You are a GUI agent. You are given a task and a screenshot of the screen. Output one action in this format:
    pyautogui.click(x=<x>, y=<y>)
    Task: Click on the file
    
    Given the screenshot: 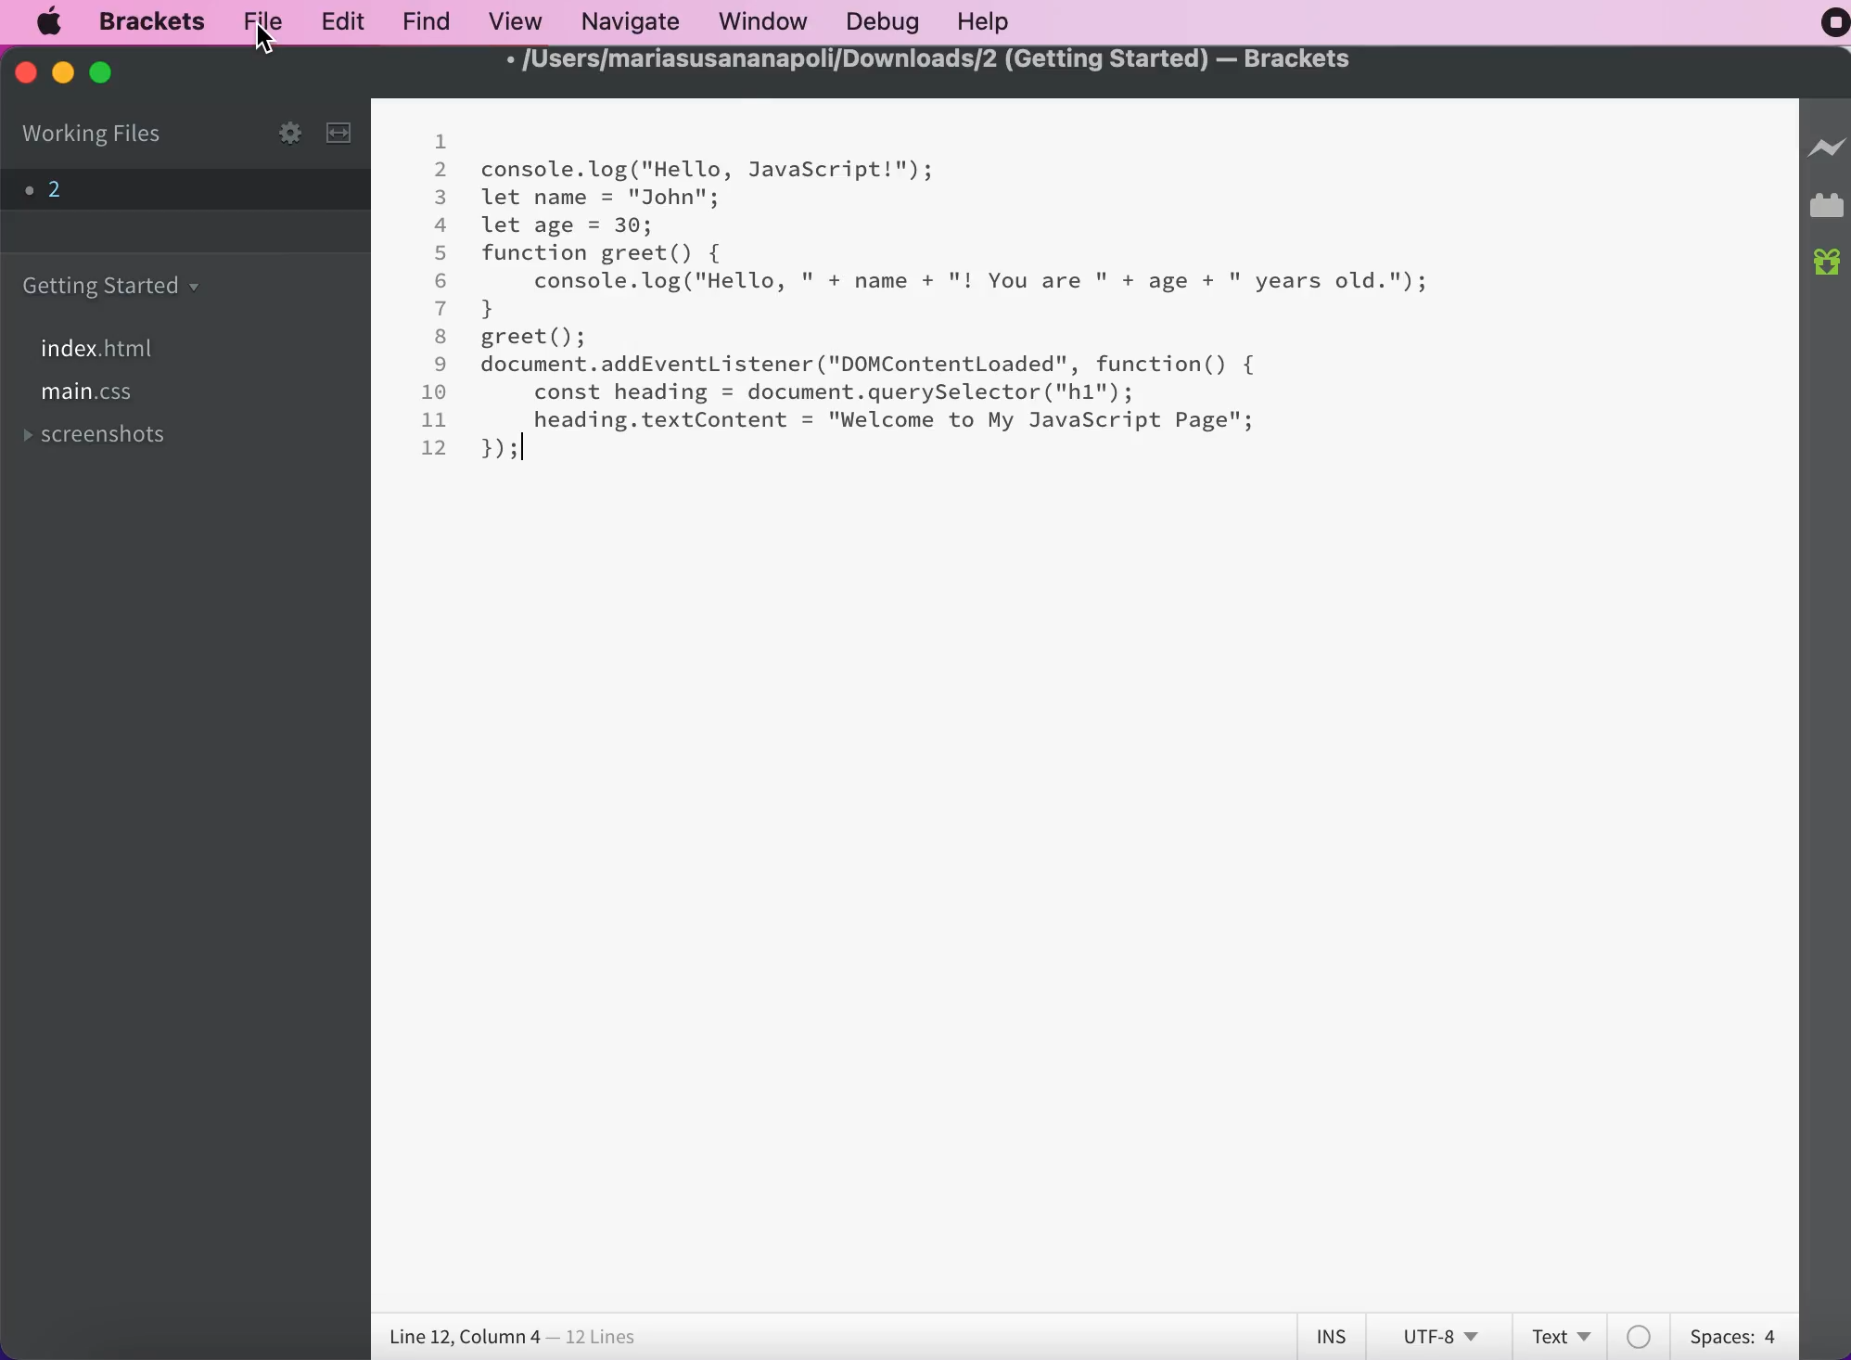 What is the action you would take?
    pyautogui.click(x=262, y=22)
    